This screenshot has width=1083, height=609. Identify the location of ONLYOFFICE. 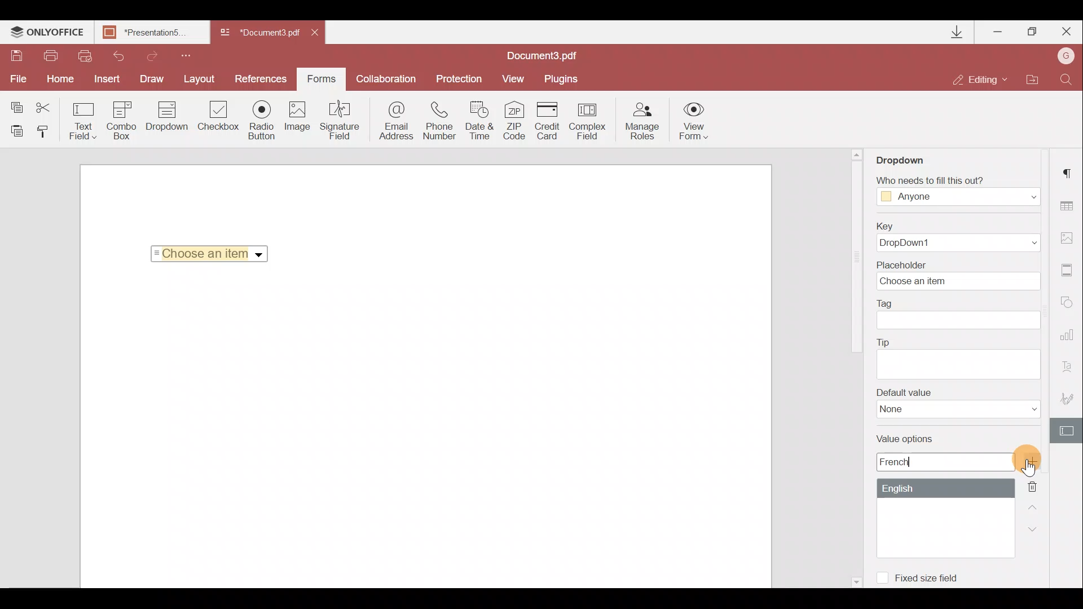
(47, 33).